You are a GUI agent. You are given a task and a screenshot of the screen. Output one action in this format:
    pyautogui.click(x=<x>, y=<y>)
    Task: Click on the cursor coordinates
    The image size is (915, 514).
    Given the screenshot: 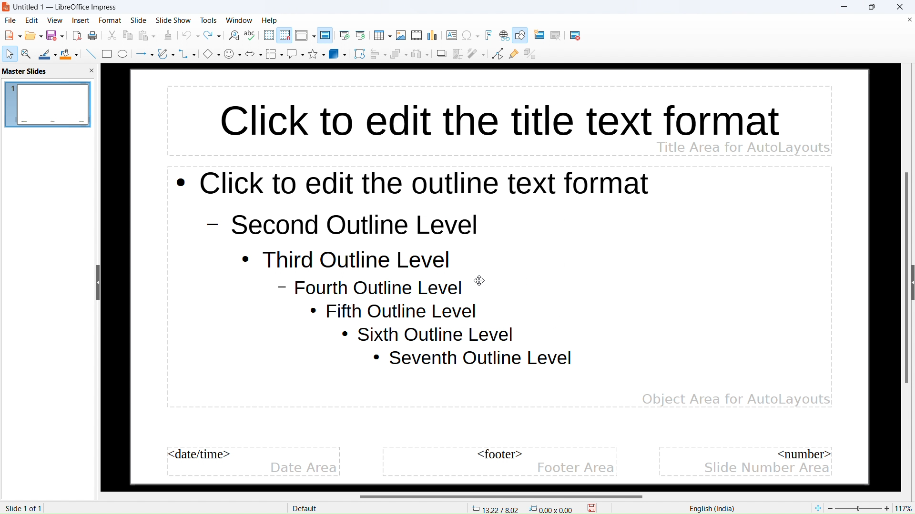 What is the action you would take?
    pyautogui.click(x=495, y=508)
    